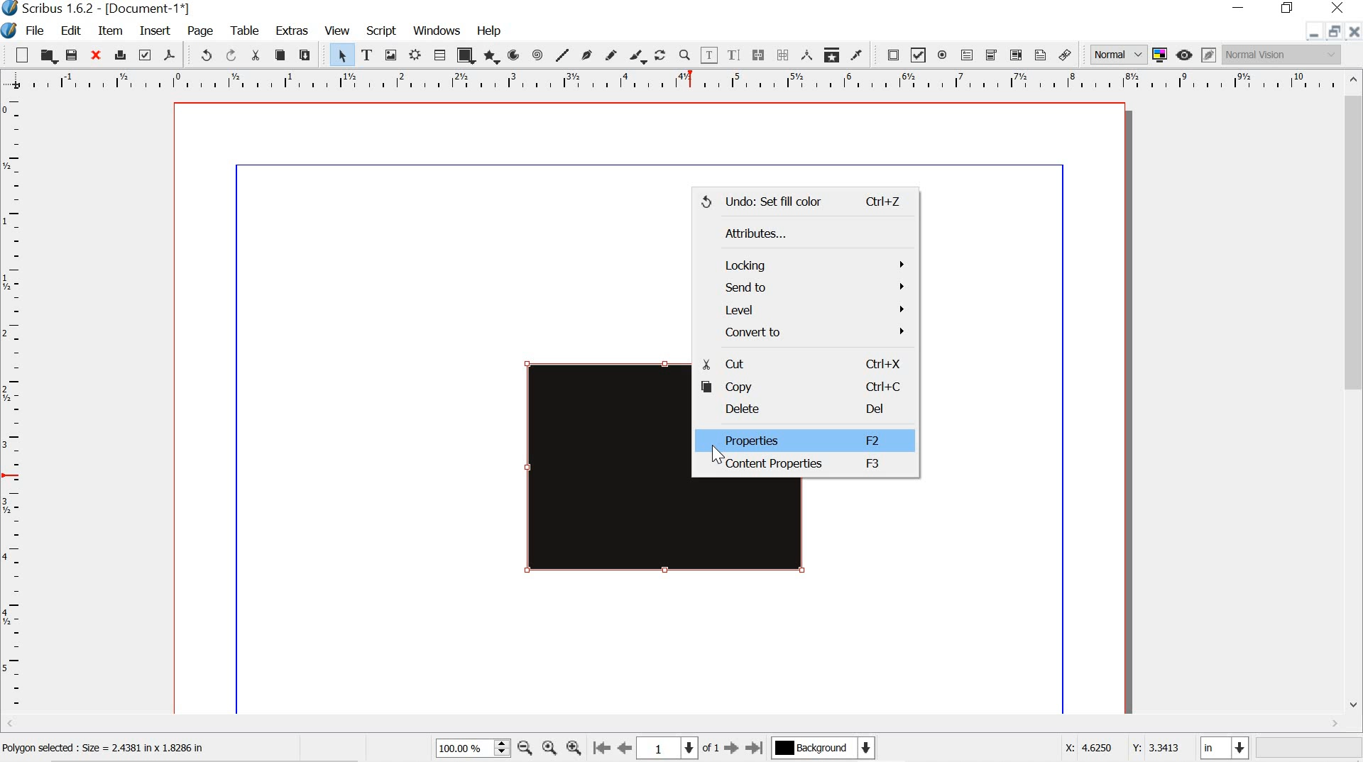 This screenshot has height=762, width=1363. I want to click on text annotation, so click(1041, 55).